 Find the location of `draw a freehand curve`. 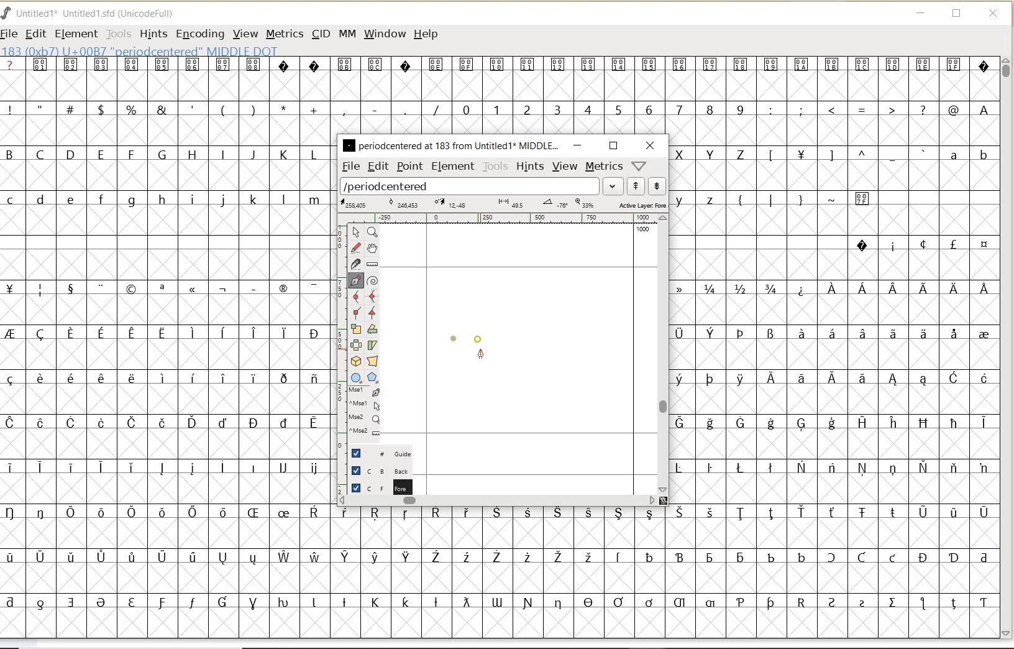

draw a freehand curve is located at coordinates (355, 246).